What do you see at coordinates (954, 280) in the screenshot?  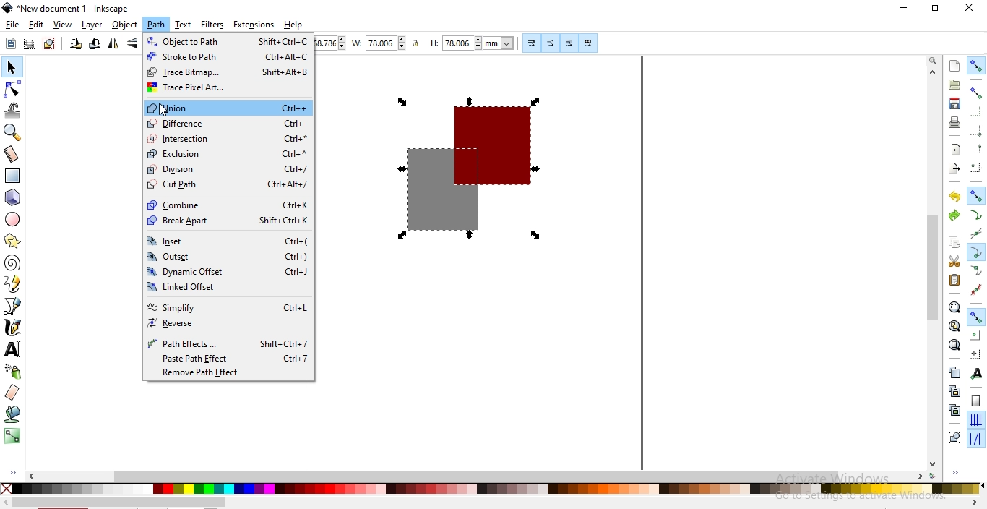 I see `paste` at bounding box center [954, 280].